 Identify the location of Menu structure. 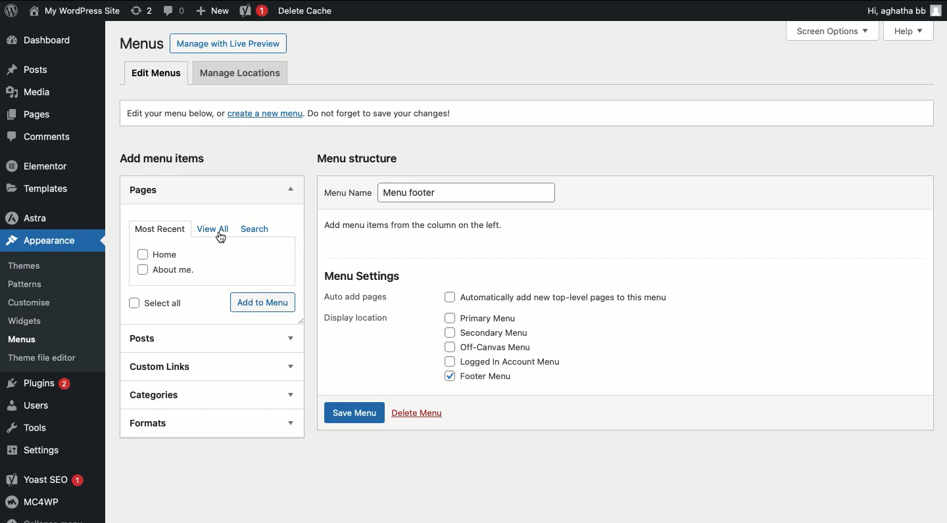
(360, 157).